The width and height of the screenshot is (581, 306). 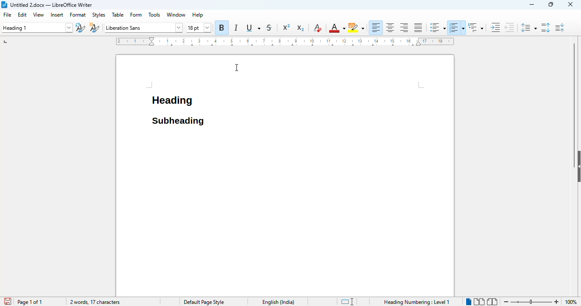 What do you see at coordinates (287, 27) in the screenshot?
I see `superscript` at bounding box center [287, 27].